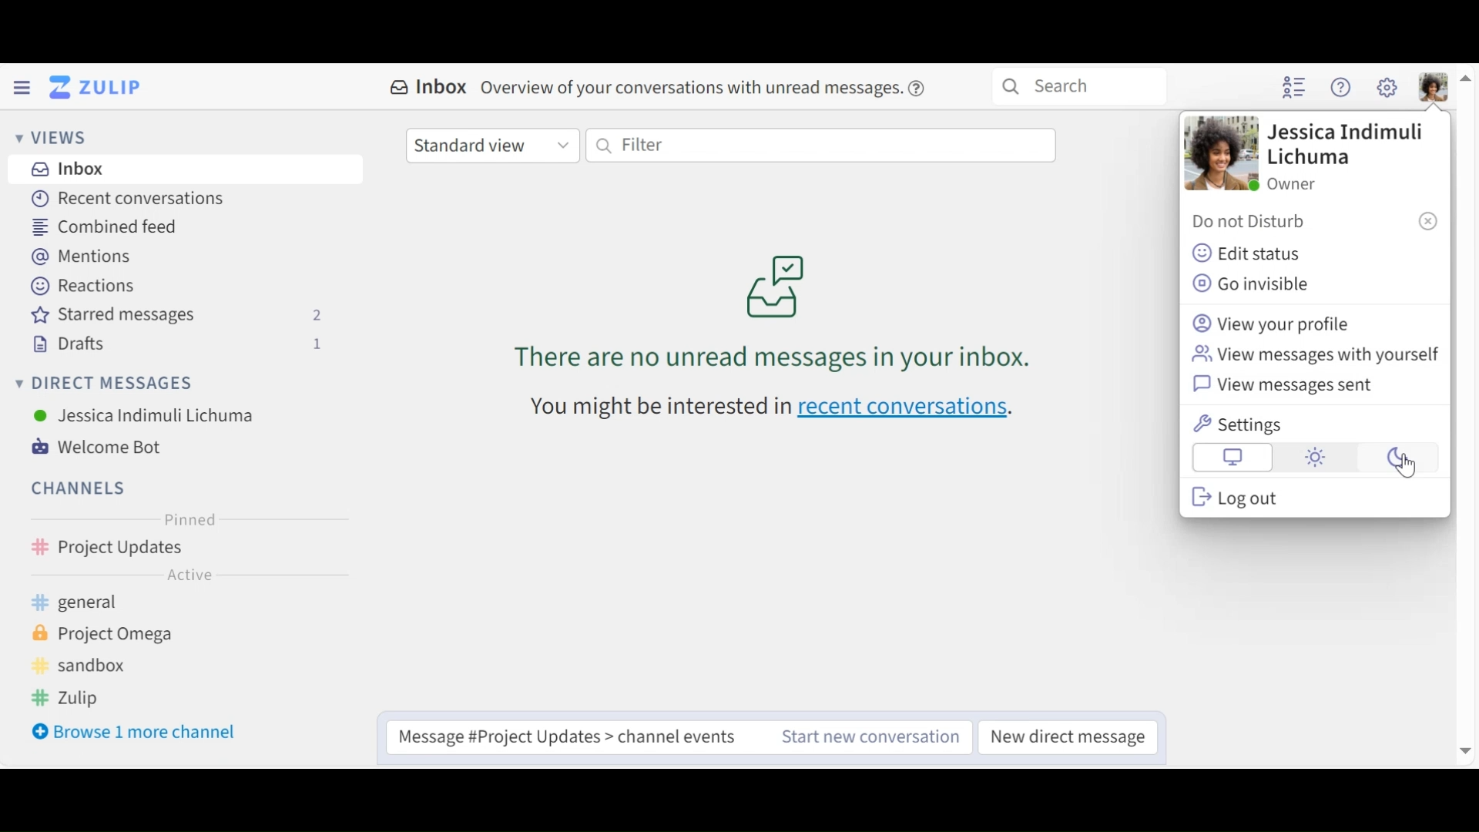 The height and width of the screenshot is (832, 1479). I want to click on Remove, so click(1427, 220).